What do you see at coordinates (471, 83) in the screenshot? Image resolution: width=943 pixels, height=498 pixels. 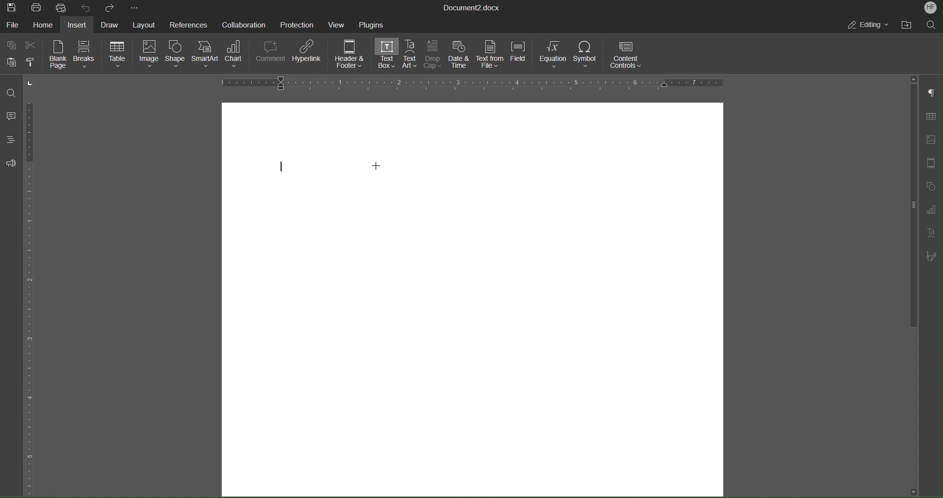 I see `Horizontal Ruler` at bounding box center [471, 83].